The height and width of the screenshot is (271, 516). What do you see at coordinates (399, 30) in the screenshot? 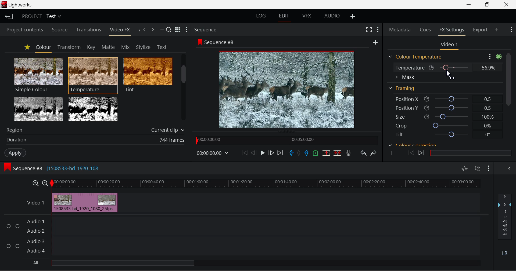
I see `Metadata` at bounding box center [399, 30].